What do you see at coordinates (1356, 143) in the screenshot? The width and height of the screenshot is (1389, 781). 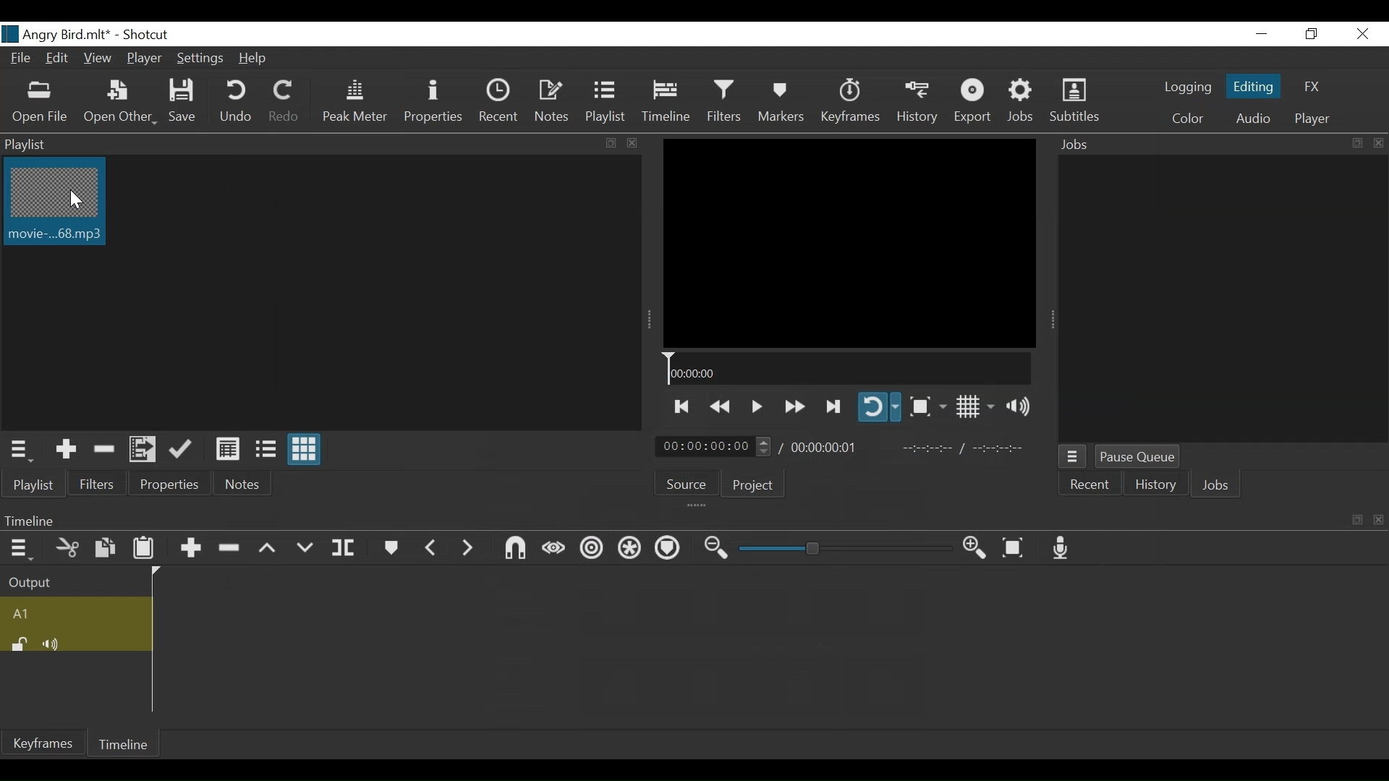 I see `resize` at bounding box center [1356, 143].